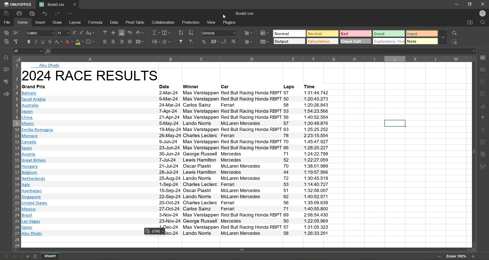  I want to click on align bottom, so click(121, 33).